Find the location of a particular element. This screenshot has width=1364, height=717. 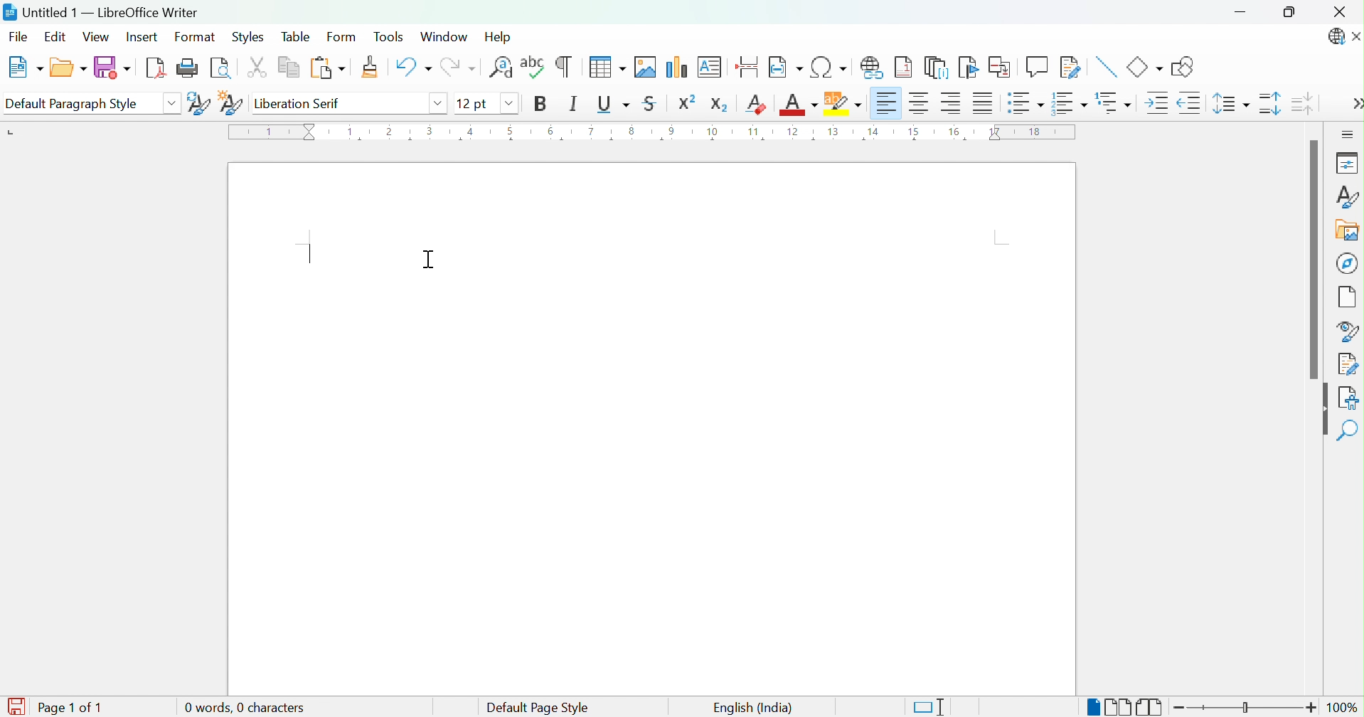

Copy is located at coordinates (287, 68).